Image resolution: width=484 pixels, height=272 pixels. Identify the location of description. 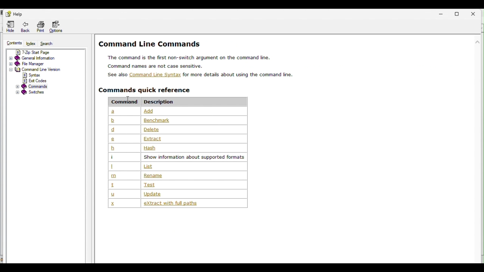
(161, 101).